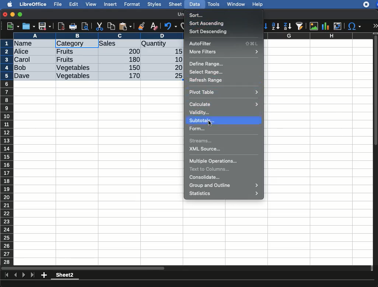 This screenshot has height=287, width=378. Describe the element at coordinates (211, 169) in the screenshot. I see `text to columns` at that location.